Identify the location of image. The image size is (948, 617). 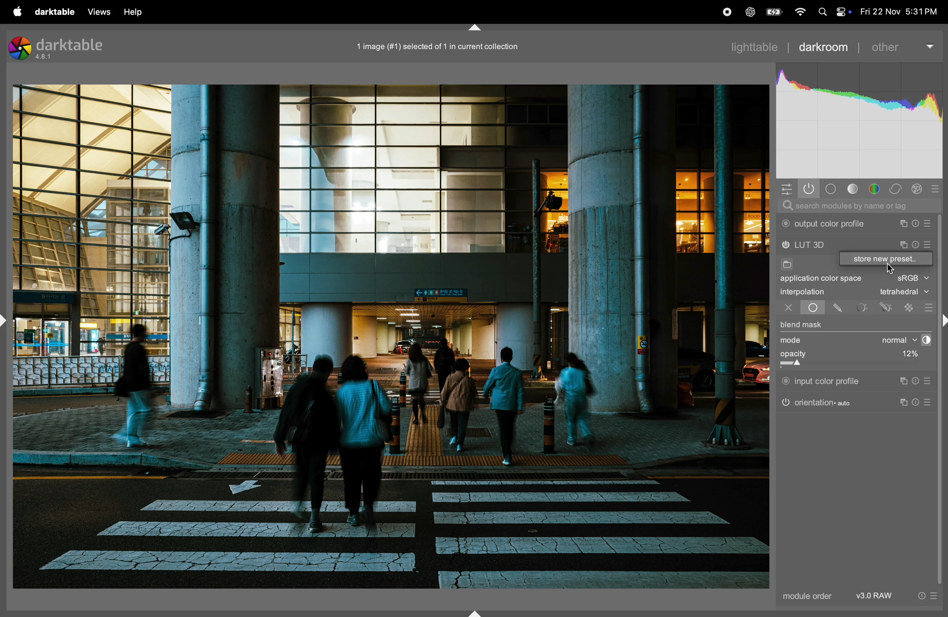
(391, 336).